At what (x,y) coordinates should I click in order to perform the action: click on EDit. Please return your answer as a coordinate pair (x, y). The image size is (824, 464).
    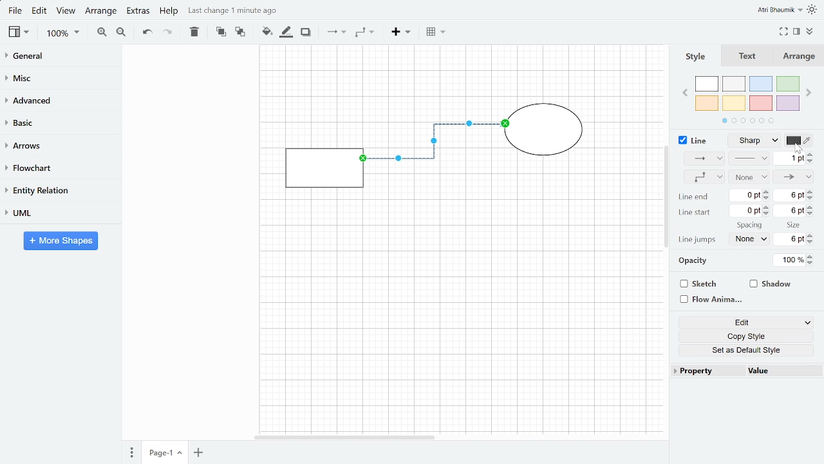
    Looking at the image, I should click on (40, 12).